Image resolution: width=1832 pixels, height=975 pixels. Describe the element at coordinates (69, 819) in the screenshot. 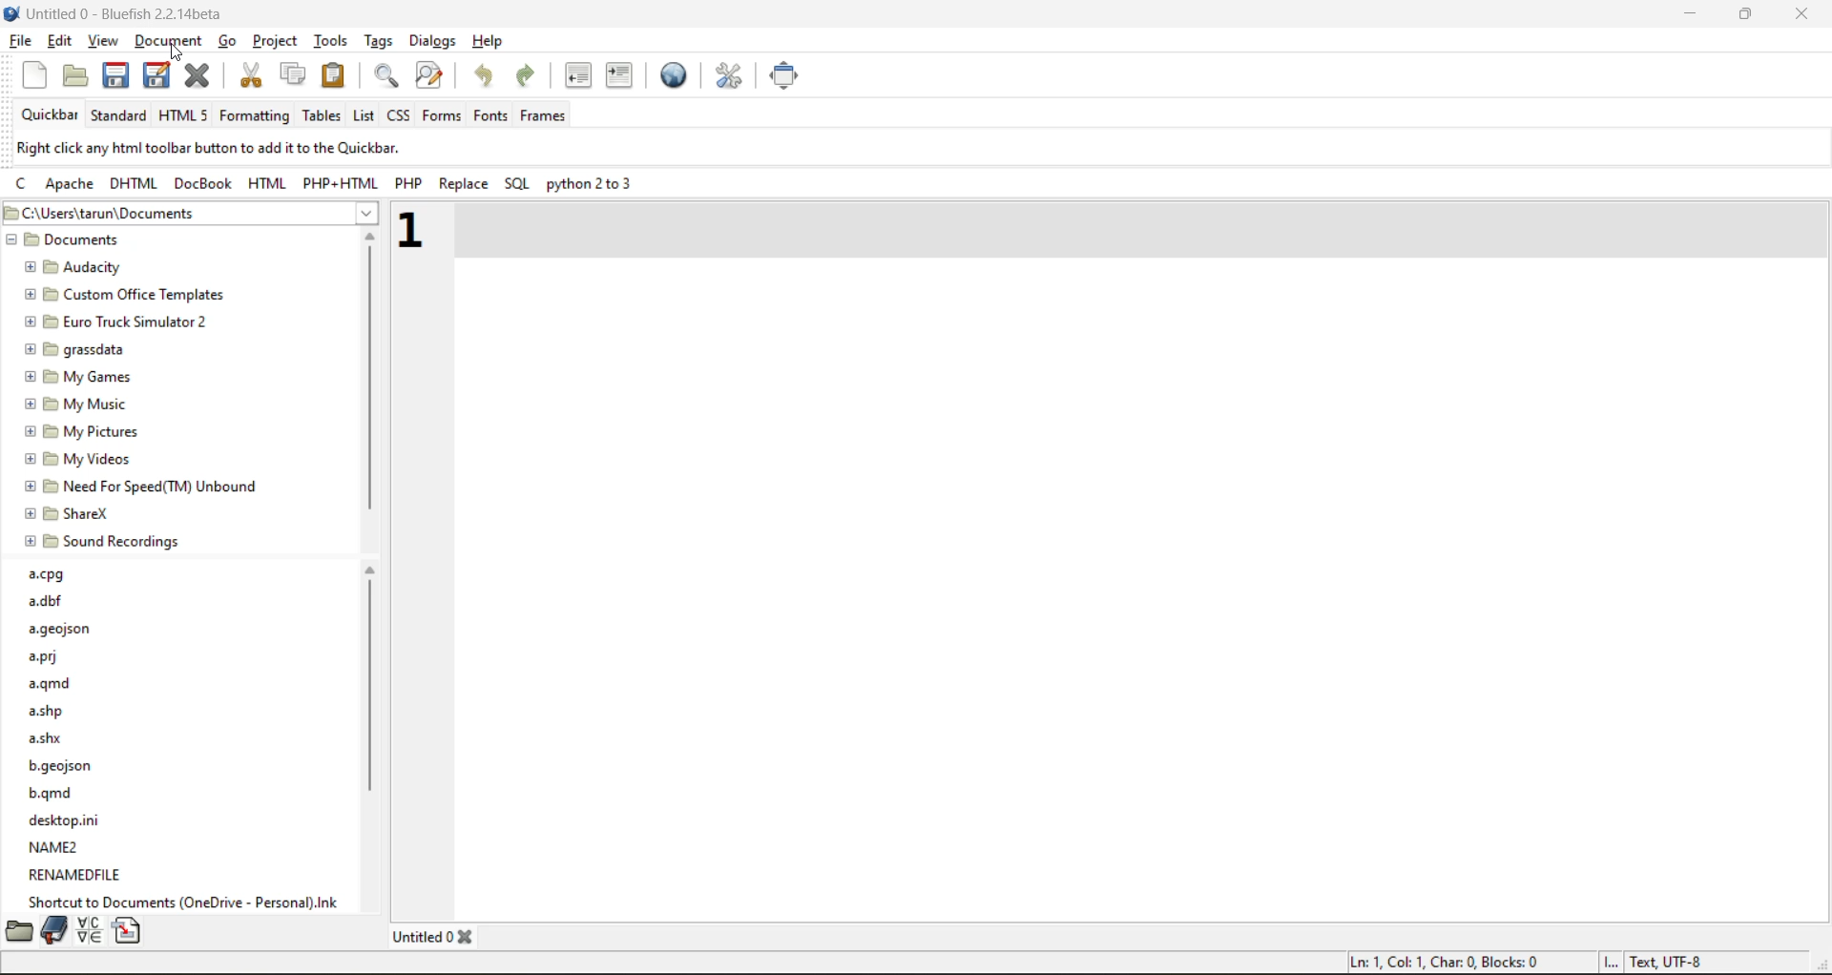

I see `desktop.ini` at that location.